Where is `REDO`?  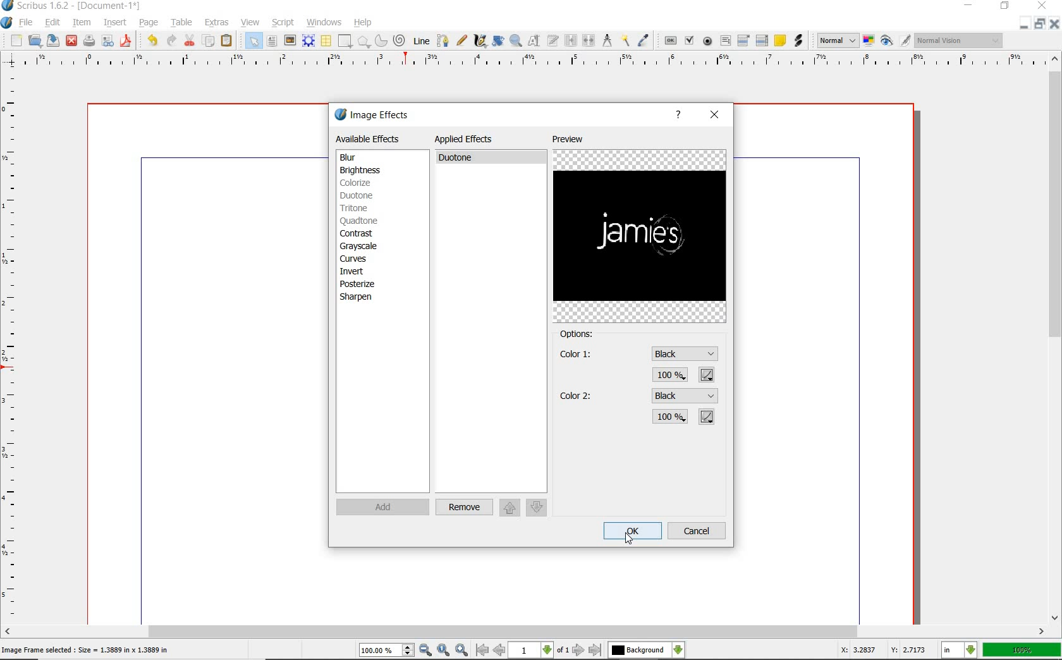
REDO is located at coordinates (151, 40).